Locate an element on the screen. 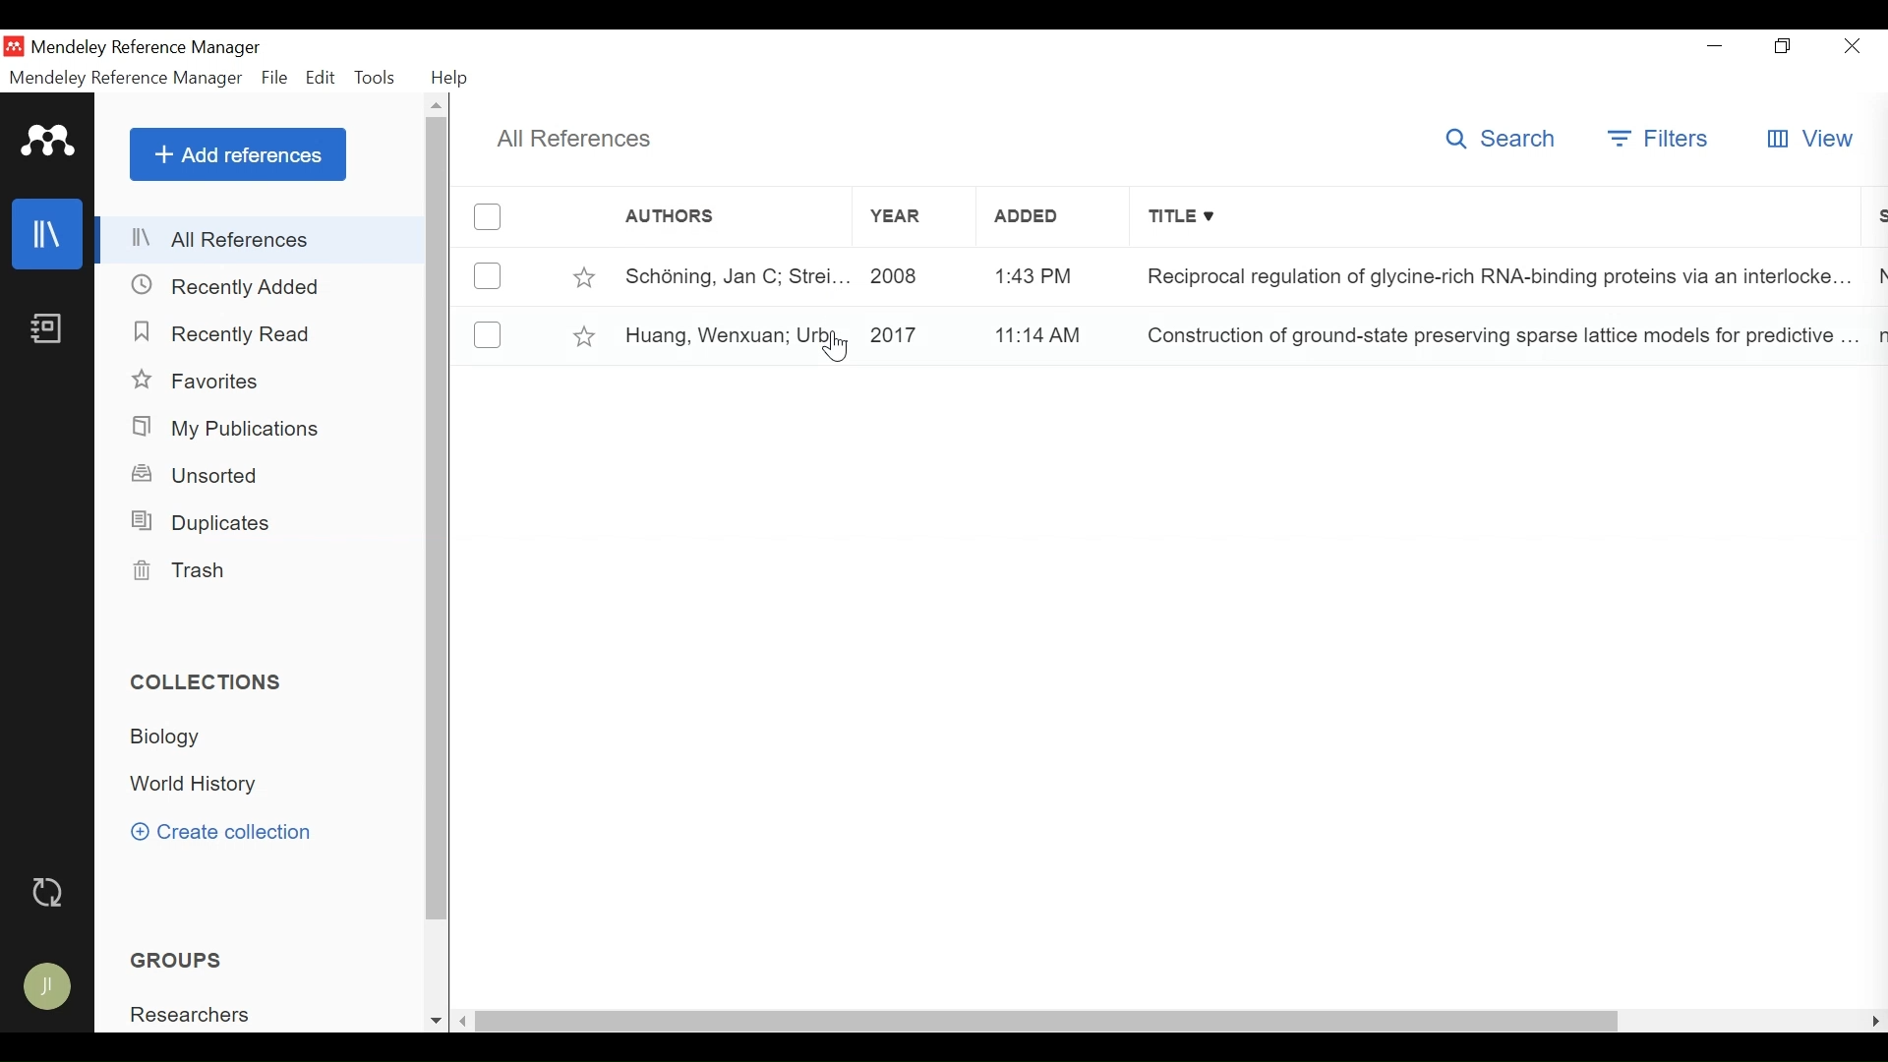  minimize is located at coordinates (1716, 46).